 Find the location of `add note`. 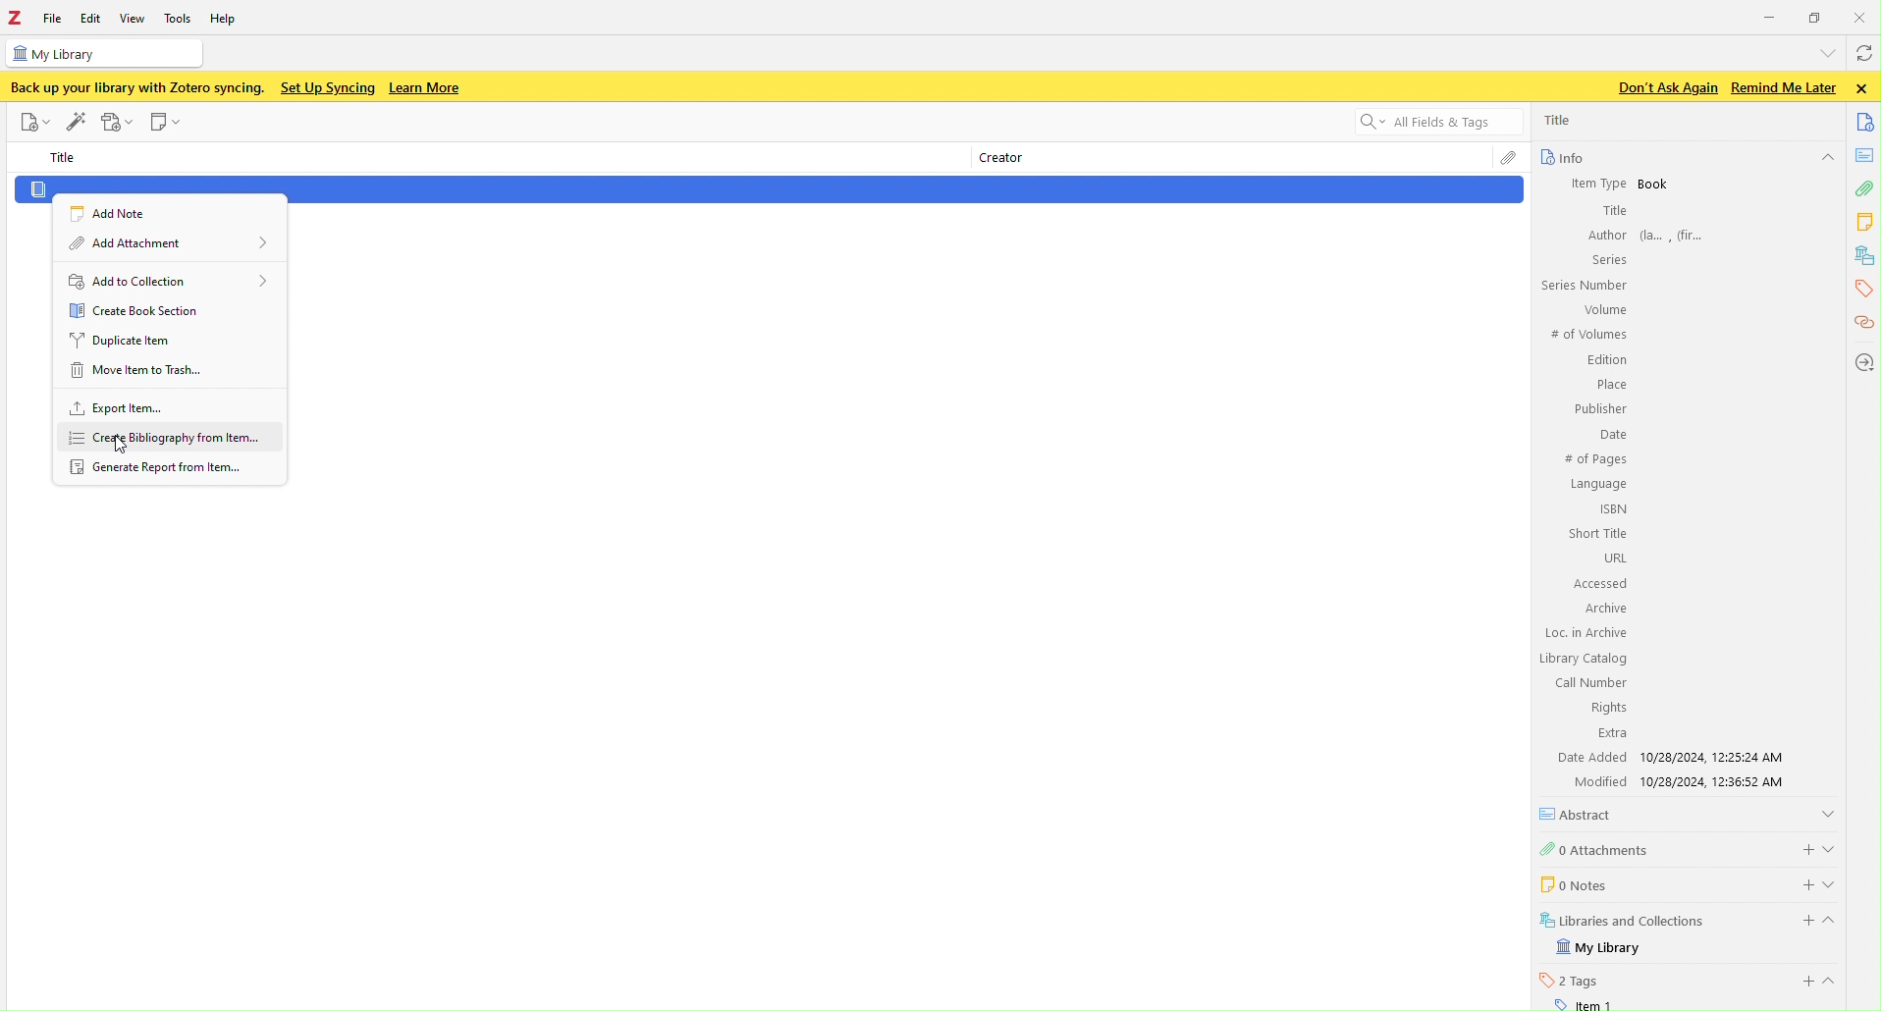

add note is located at coordinates (114, 212).